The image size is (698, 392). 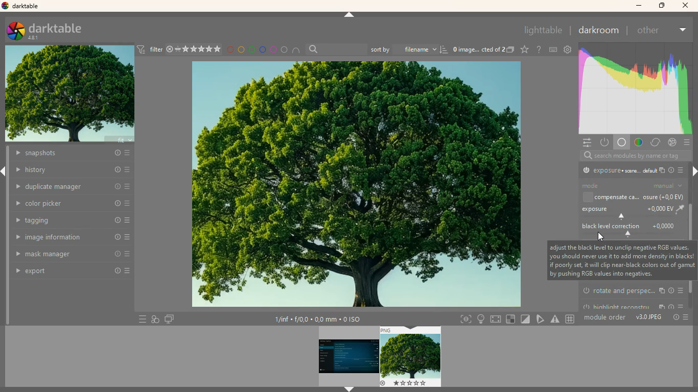 I want to click on mask manager, so click(x=70, y=255).